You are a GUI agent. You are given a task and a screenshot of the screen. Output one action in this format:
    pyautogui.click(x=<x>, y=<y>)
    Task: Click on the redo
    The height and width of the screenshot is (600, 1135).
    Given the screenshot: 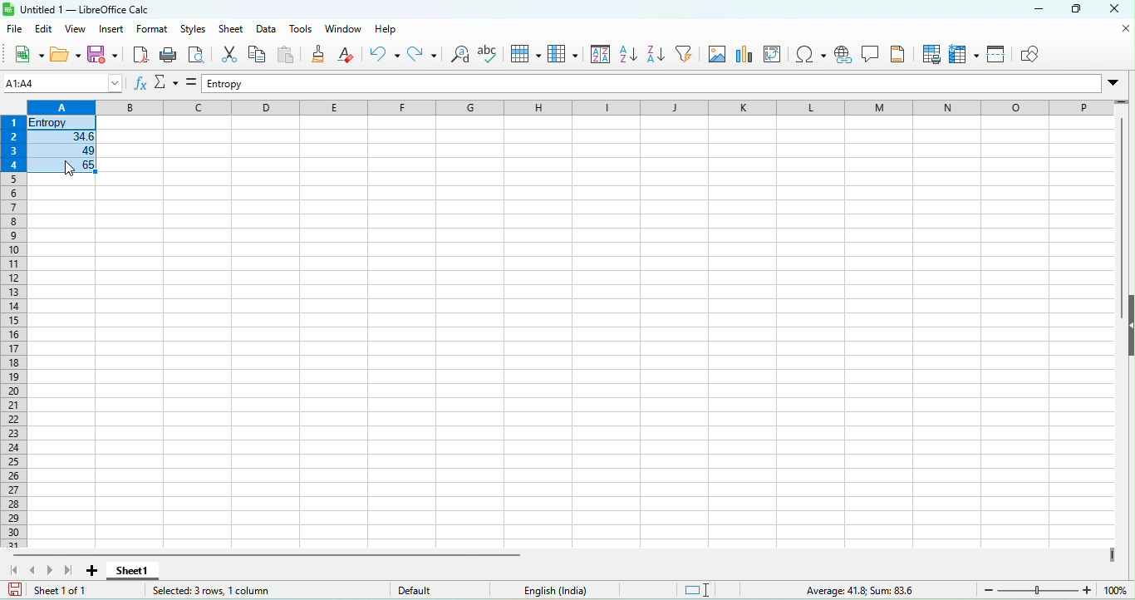 What is the action you would take?
    pyautogui.click(x=422, y=57)
    